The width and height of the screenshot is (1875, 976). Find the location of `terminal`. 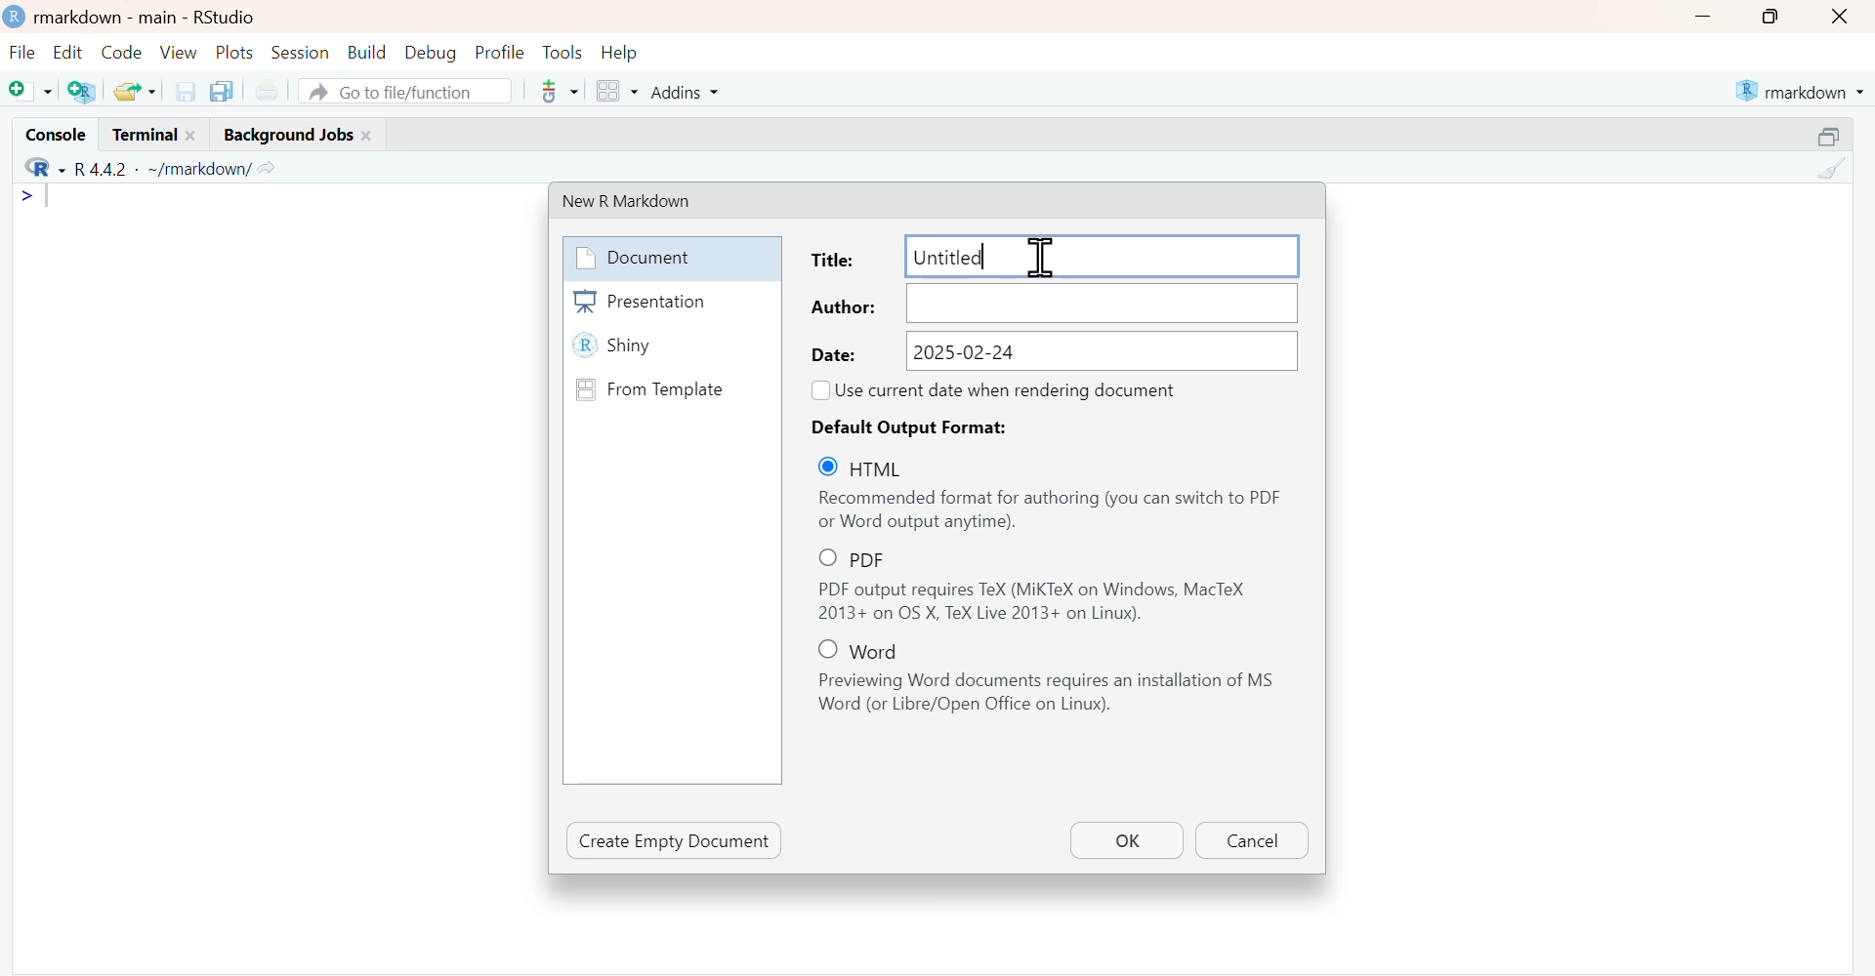

terminal is located at coordinates (153, 135).